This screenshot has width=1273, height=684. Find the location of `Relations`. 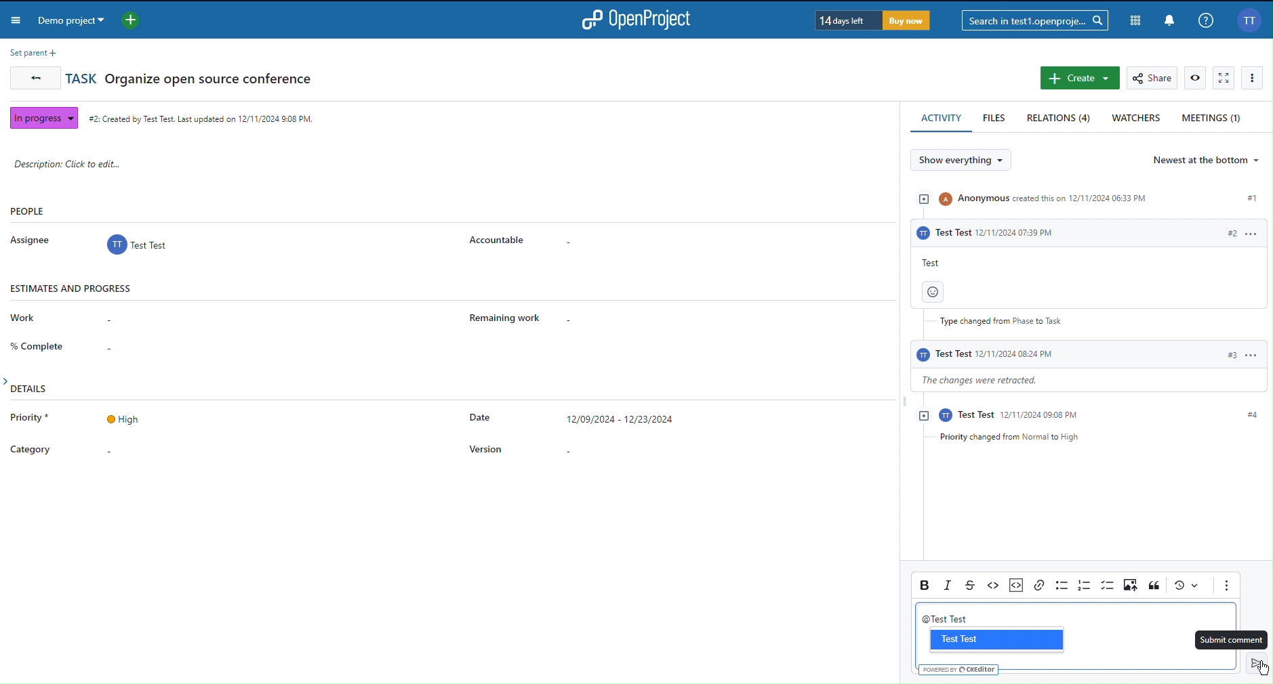

Relations is located at coordinates (1060, 119).